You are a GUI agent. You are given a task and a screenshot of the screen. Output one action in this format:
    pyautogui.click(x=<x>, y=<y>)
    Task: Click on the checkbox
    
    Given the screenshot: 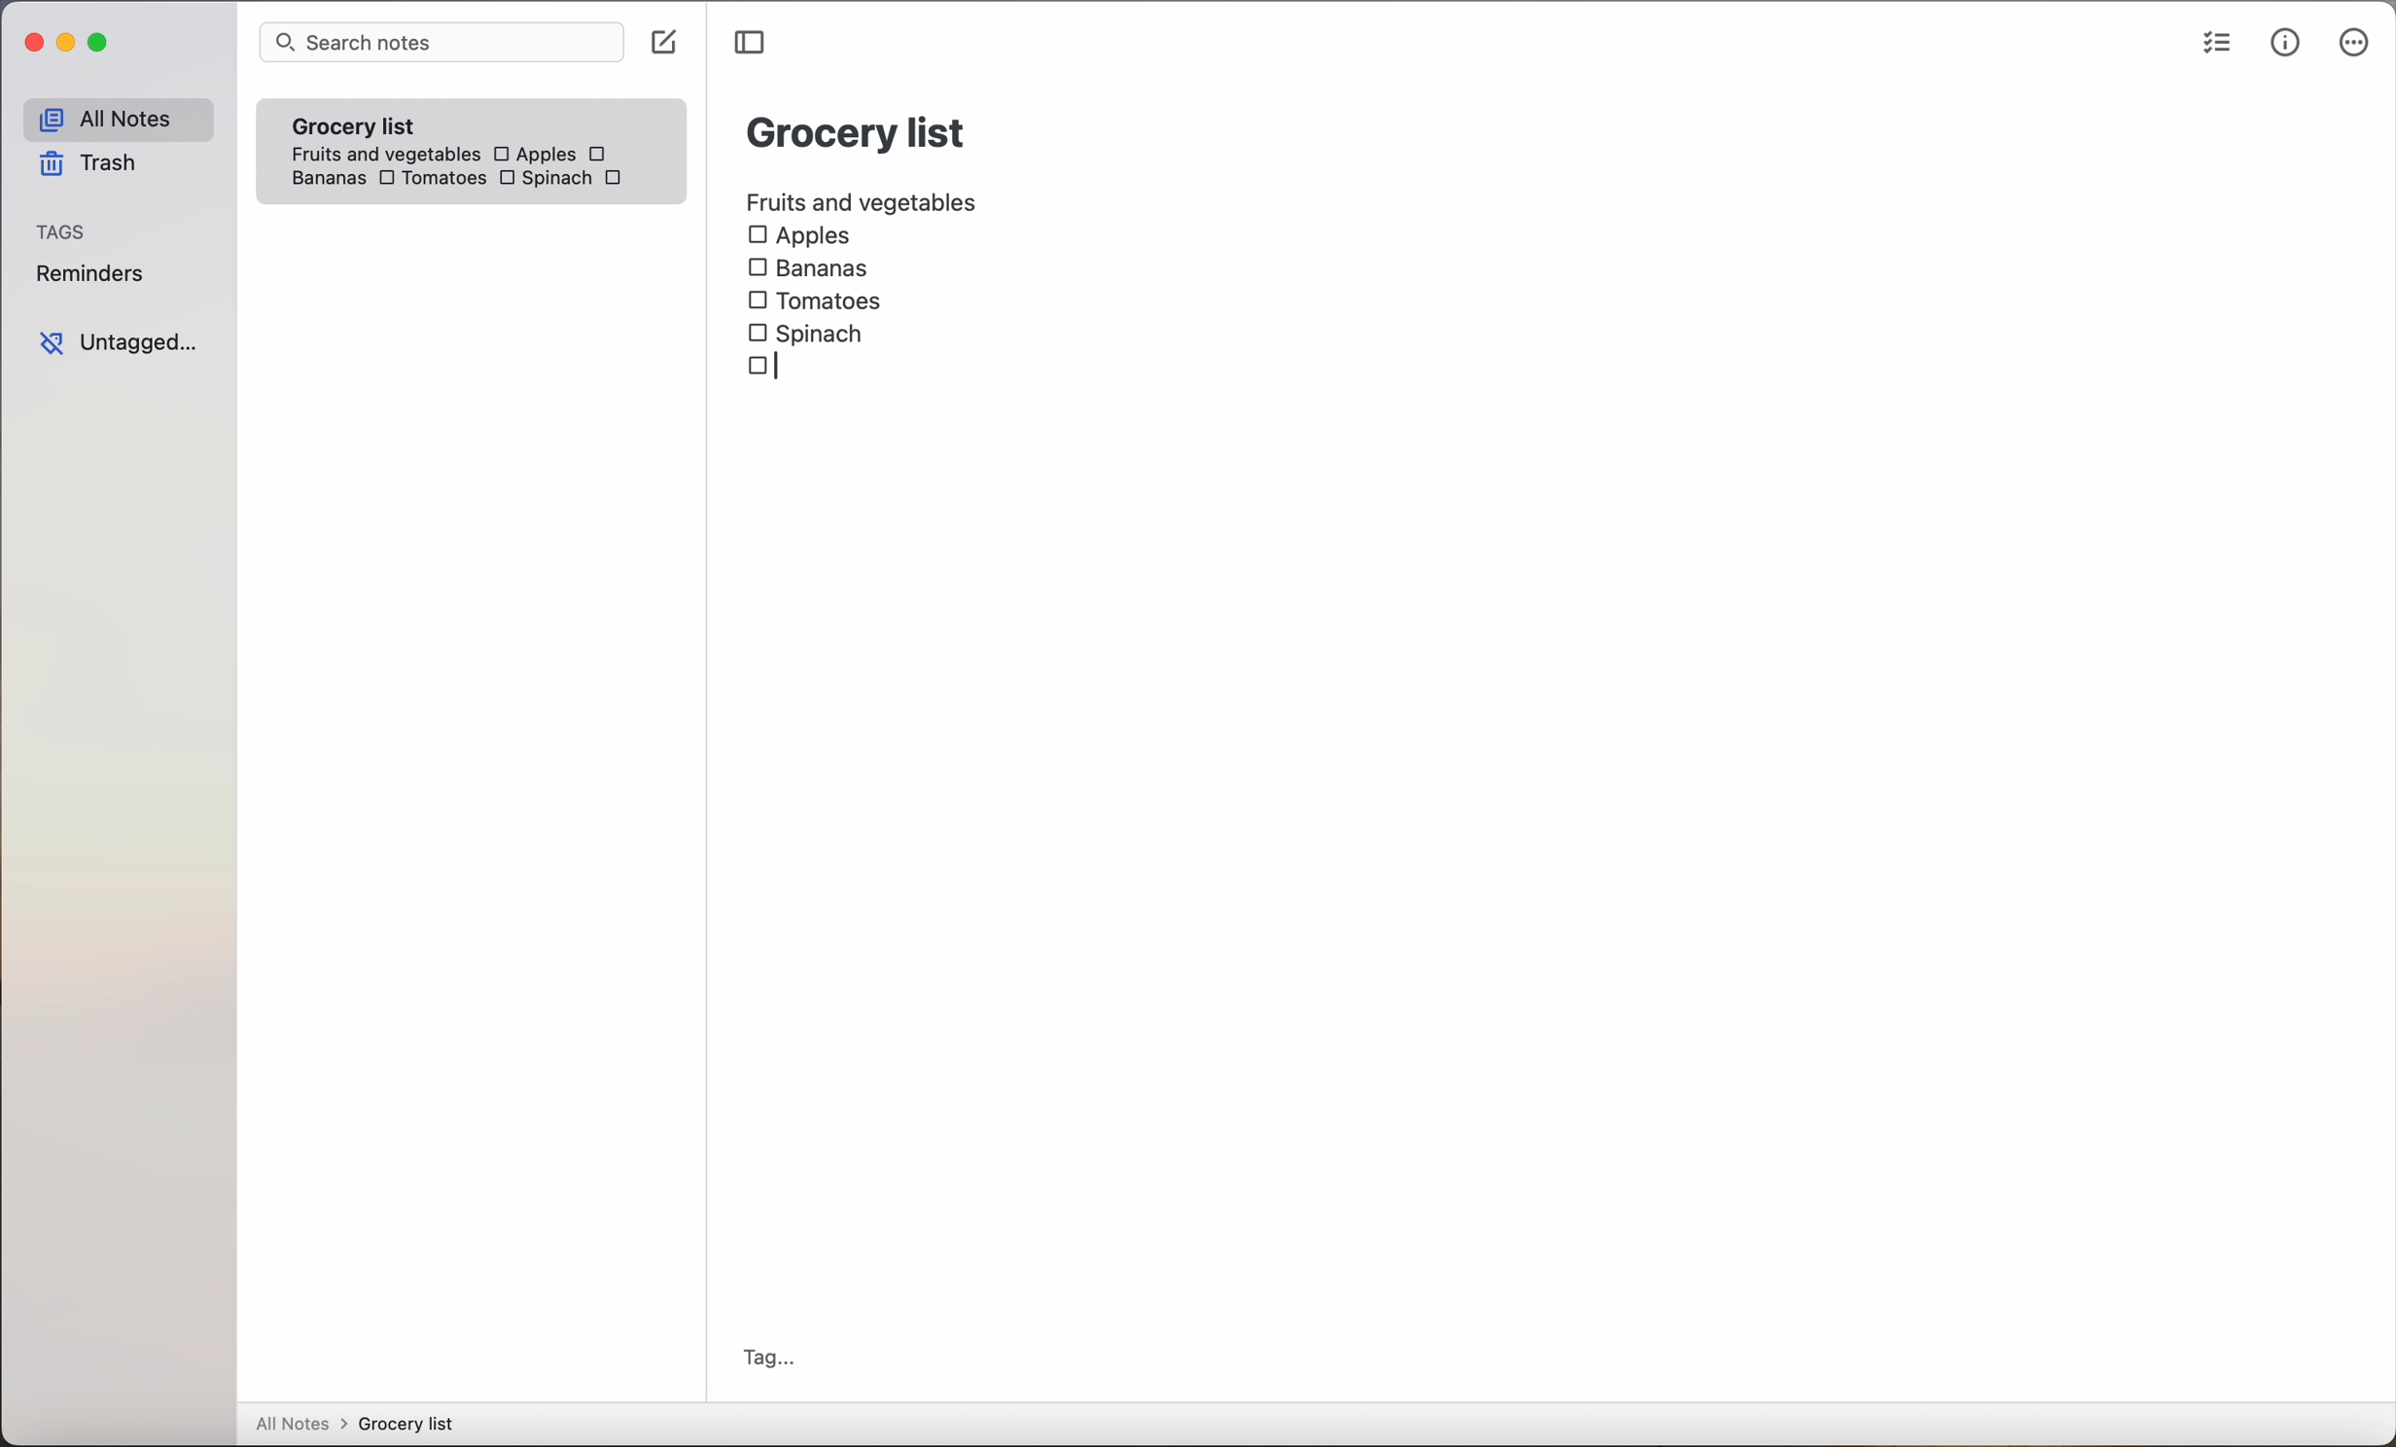 What is the action you would take?
    pyautogui.click(x=601, y=154)
    